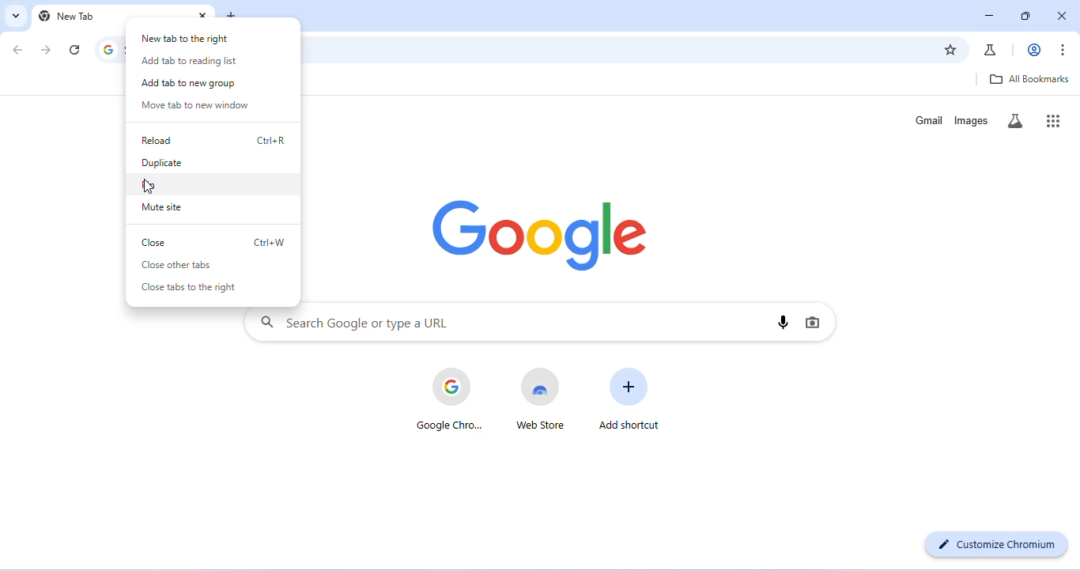  What do you see at coordinates (213, 241) in the screenshot?
I see `close` at bounding box center [213, 241].